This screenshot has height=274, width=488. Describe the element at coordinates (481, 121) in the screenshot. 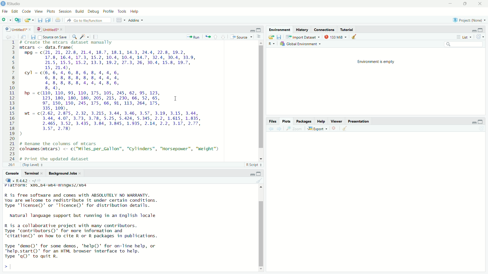

I see `maximise` at that location.